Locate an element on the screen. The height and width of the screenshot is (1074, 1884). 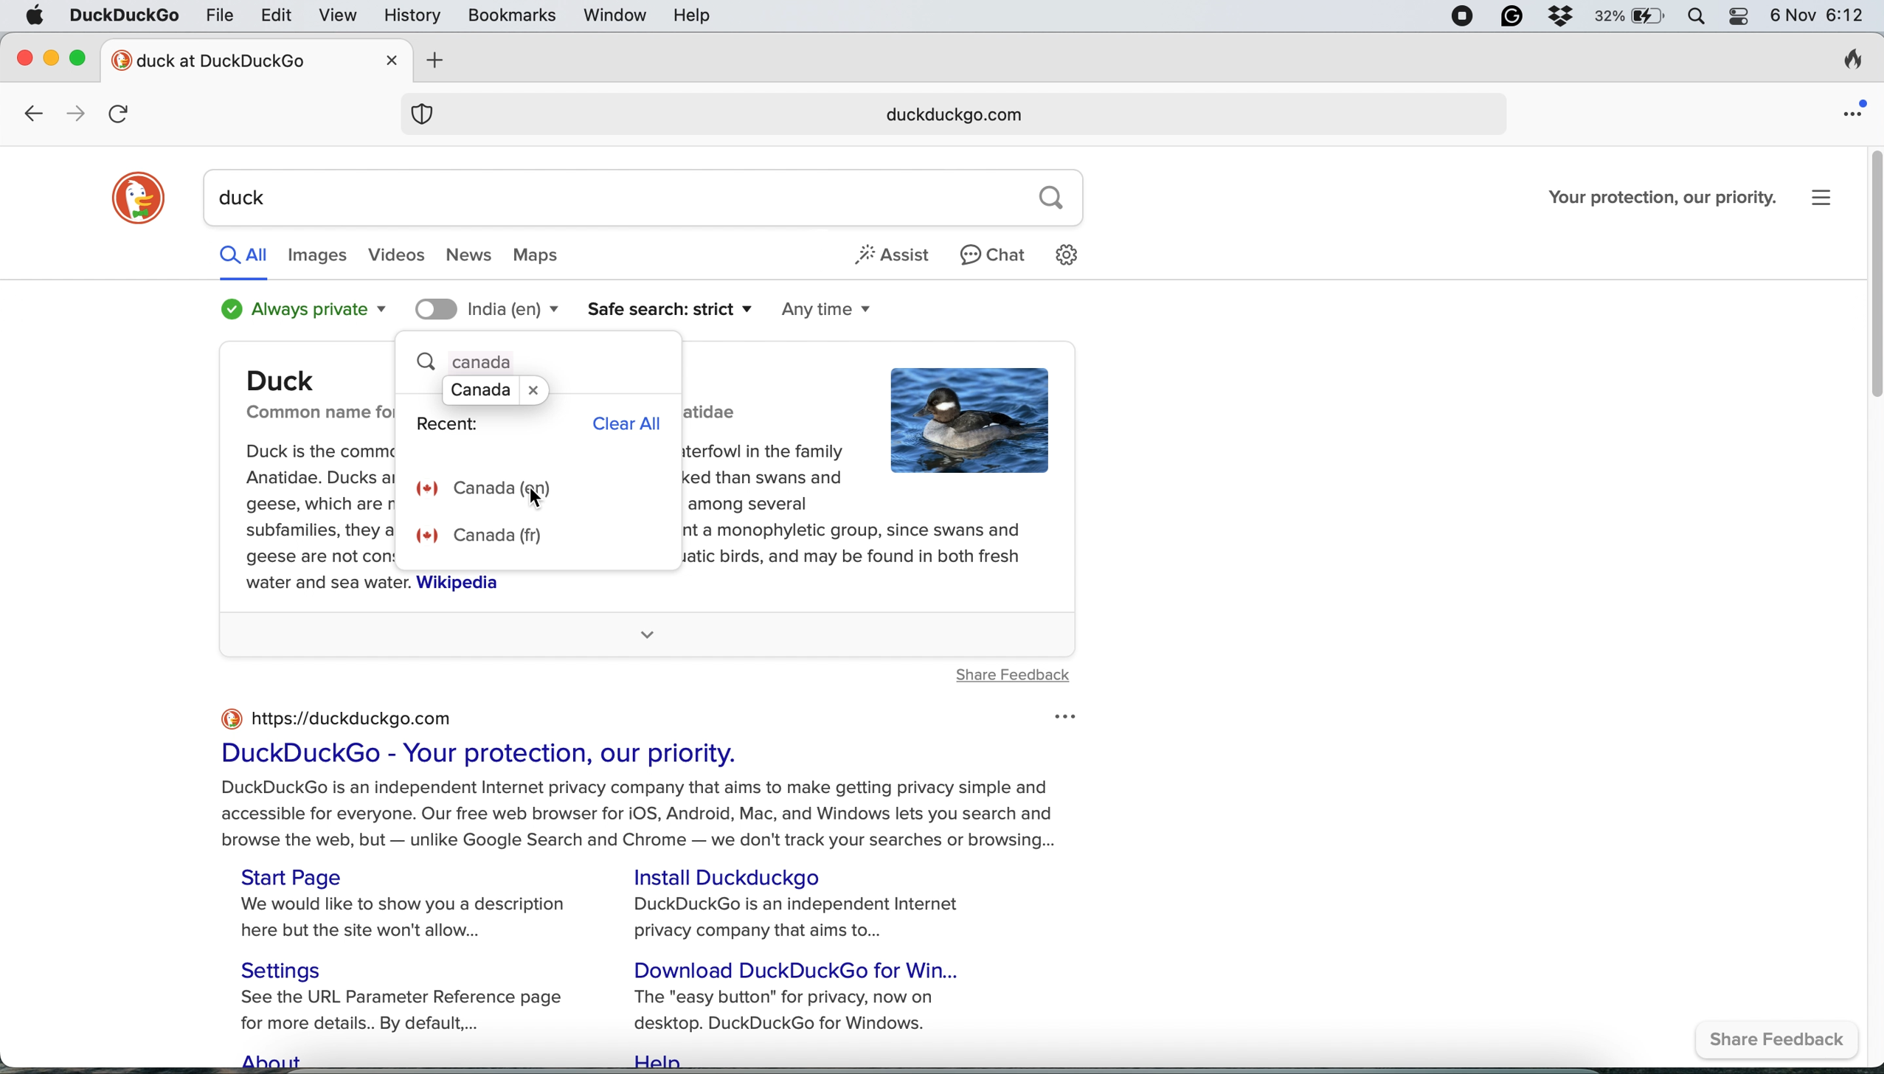
open application menu is located at coordinates (1856, 108).